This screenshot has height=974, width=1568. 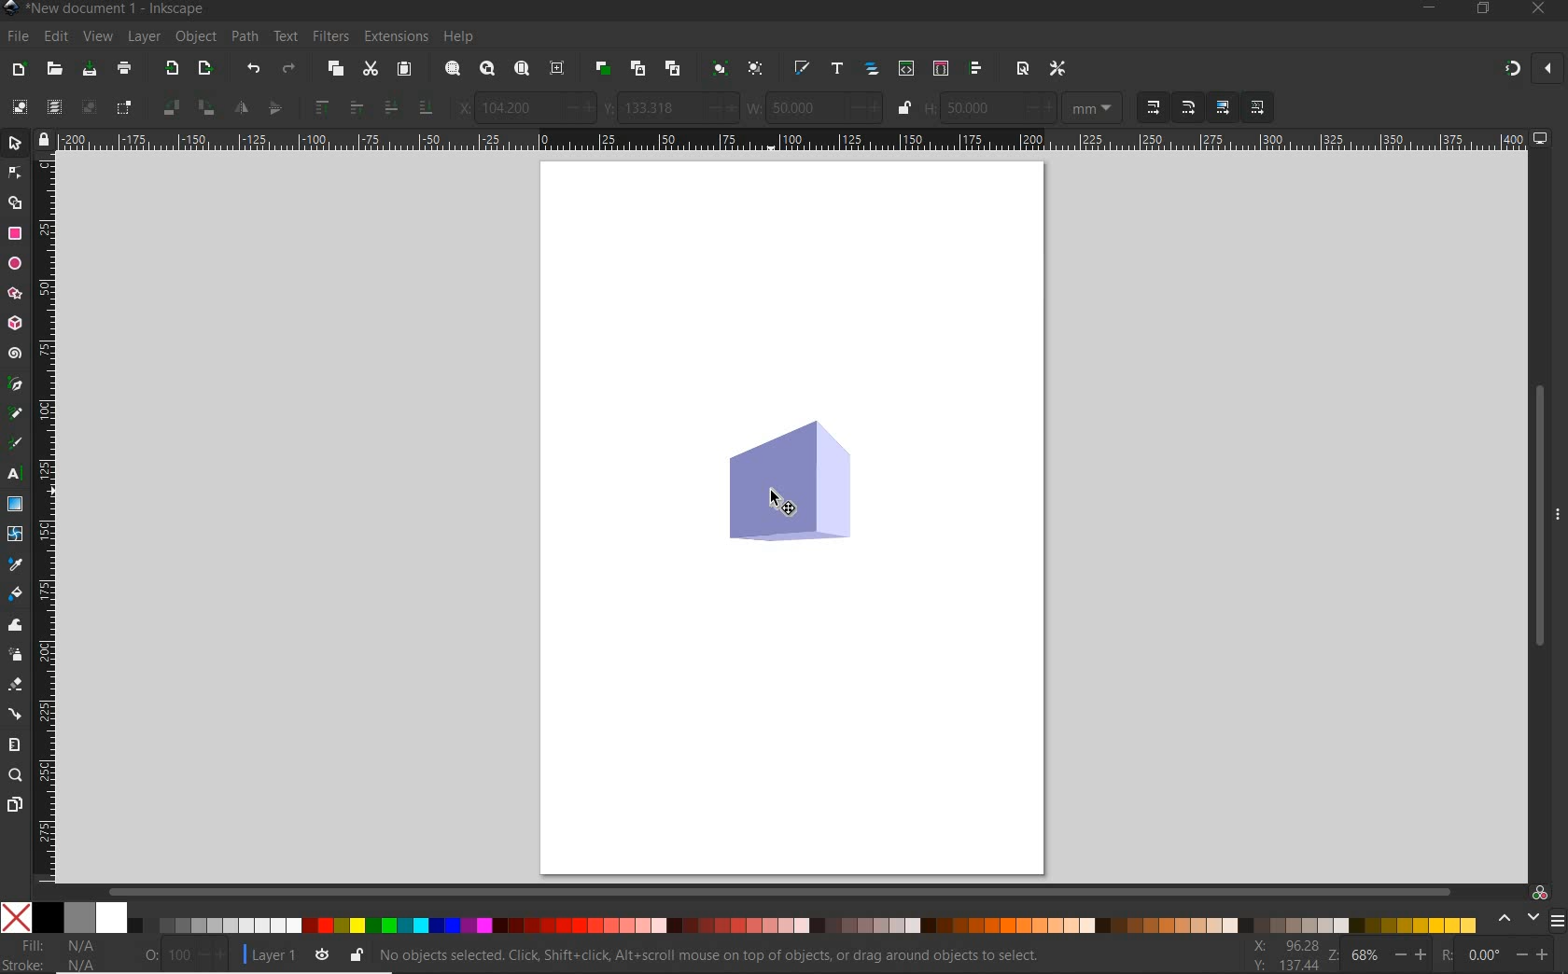 What do you see at coordinates (720, 108) in the screenshot?
I see `increase/decrease` at bounding box center [720, 108].